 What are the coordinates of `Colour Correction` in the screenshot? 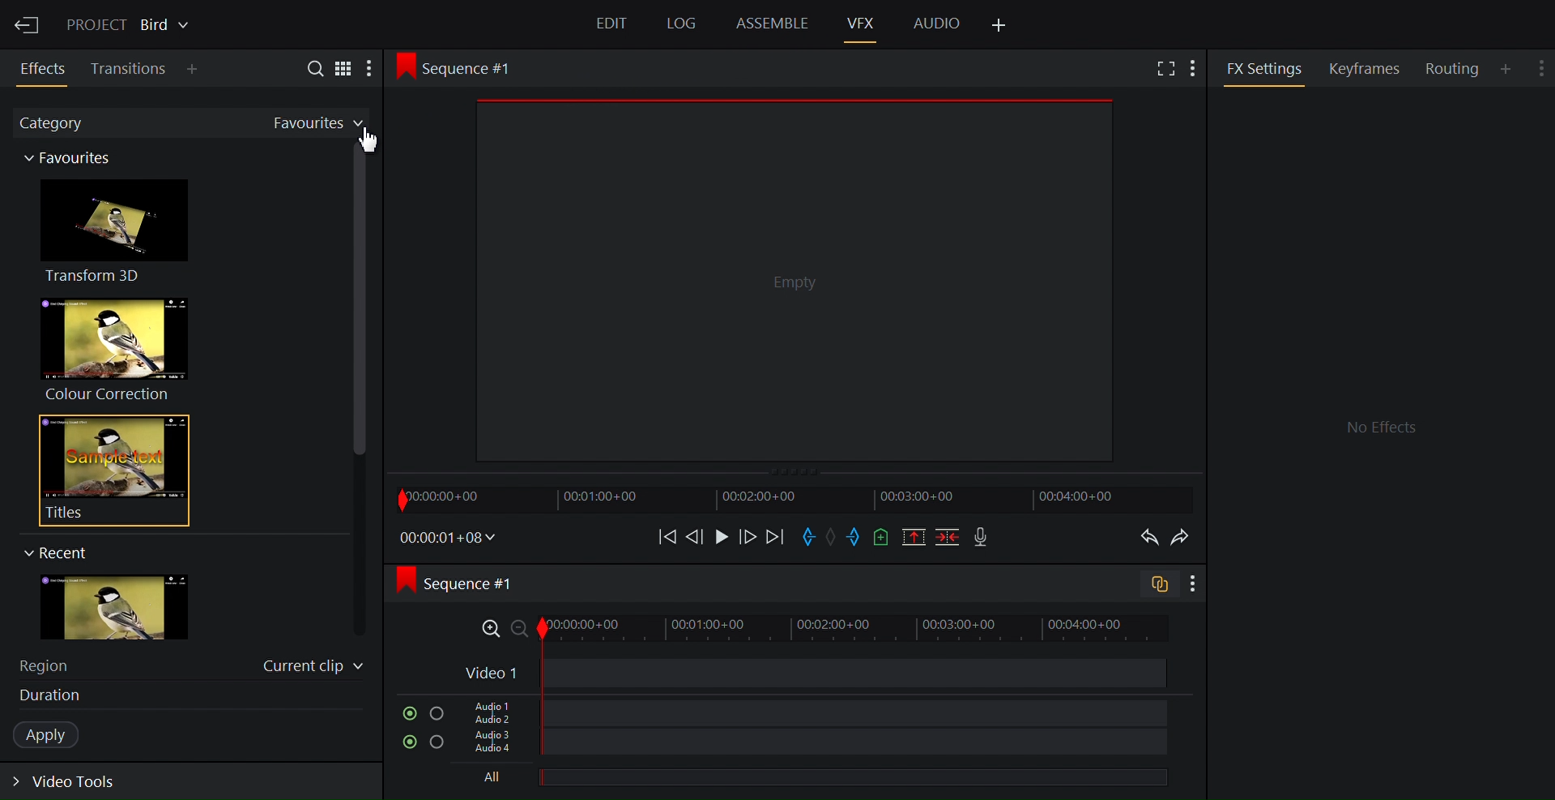 It's located at (121, 347).